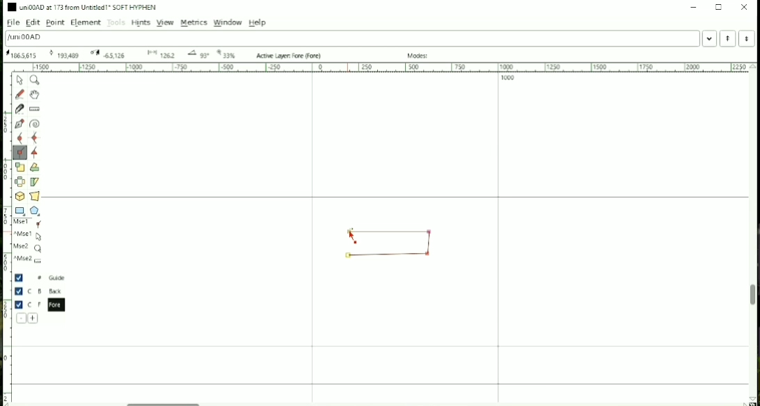 The width and height of the screenshot is (760, 406). Describe the element at coordinates (508, 79) in the screenshot. I see `1000` at that location.